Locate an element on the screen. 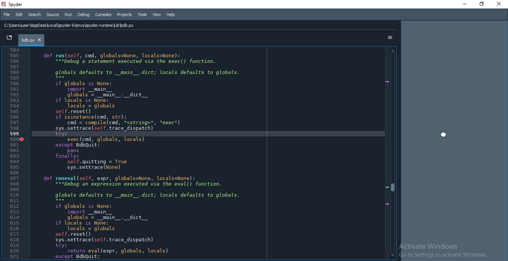  Close is located at coordinates (500, 4).